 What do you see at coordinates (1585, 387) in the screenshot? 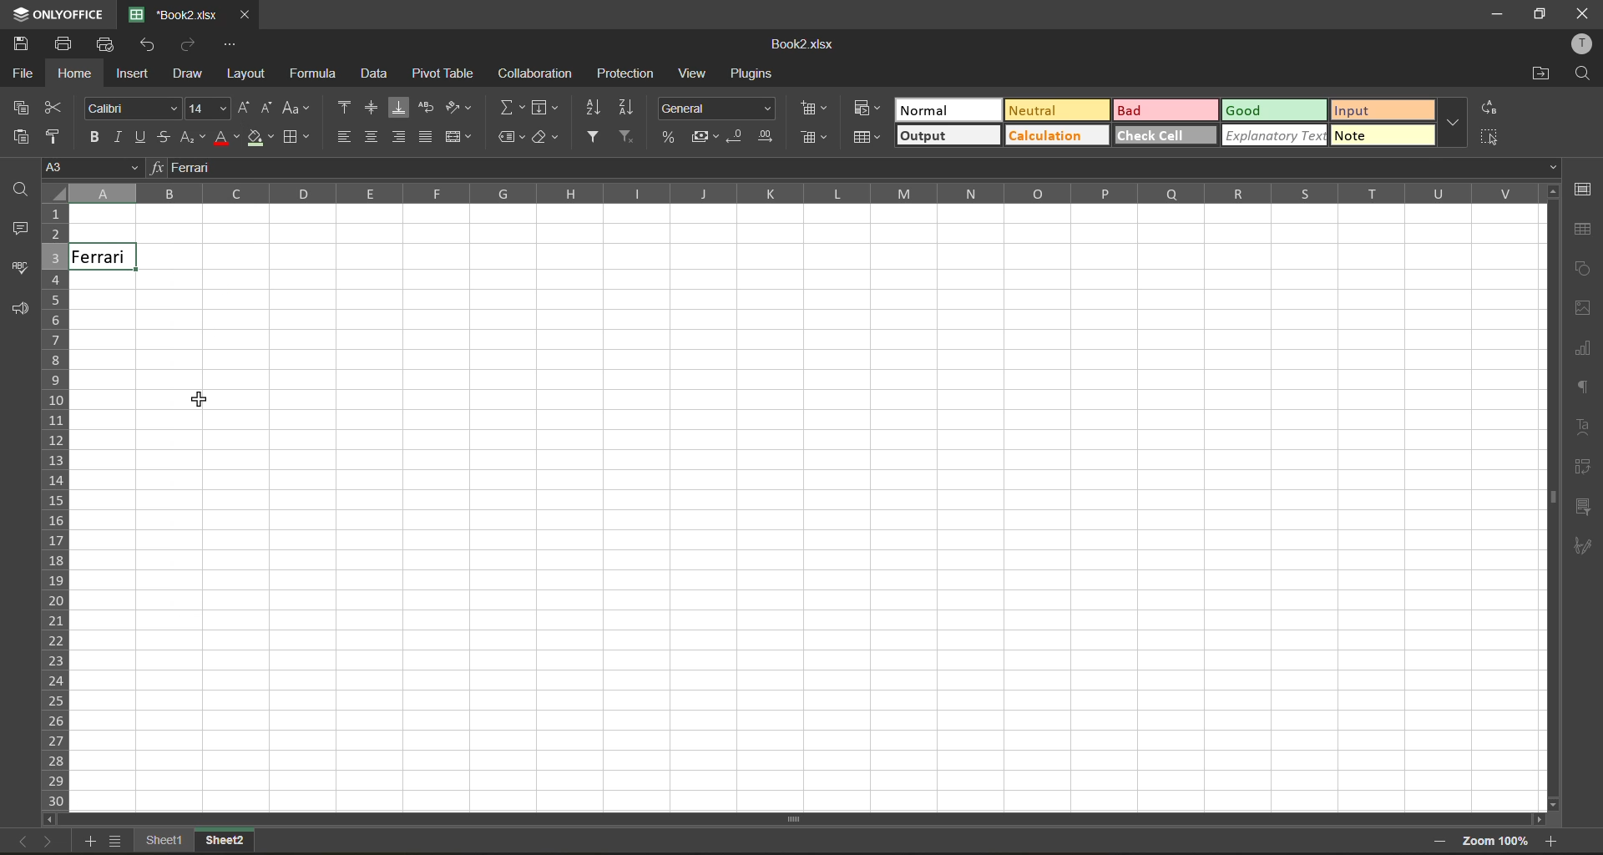
I see `paragraph` at bounding box center [1585, 387].